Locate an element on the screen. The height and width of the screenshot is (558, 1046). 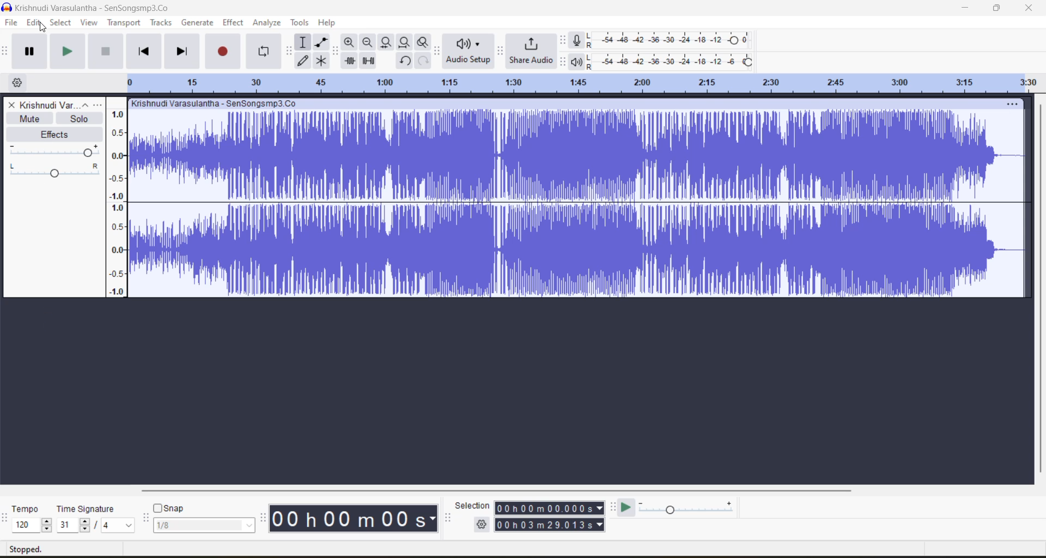
trim audio outside selection is located at coordinates (349, 62).